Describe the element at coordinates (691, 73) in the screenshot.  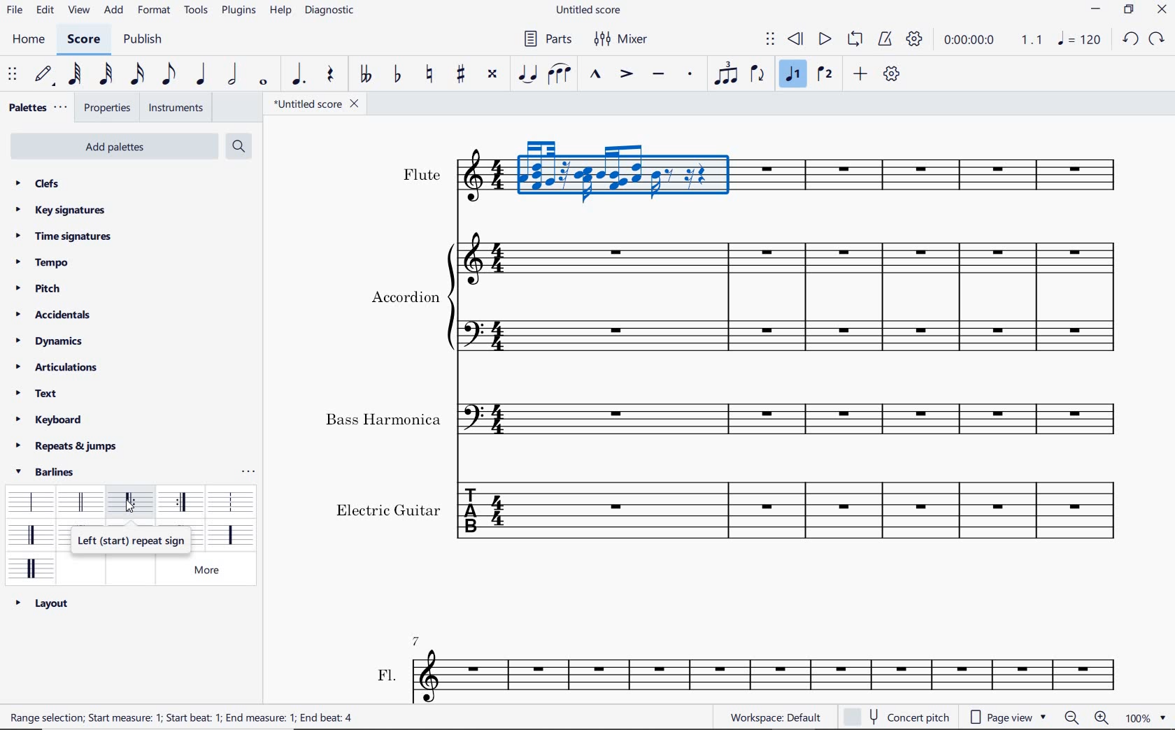
I see `staccato` at that location.